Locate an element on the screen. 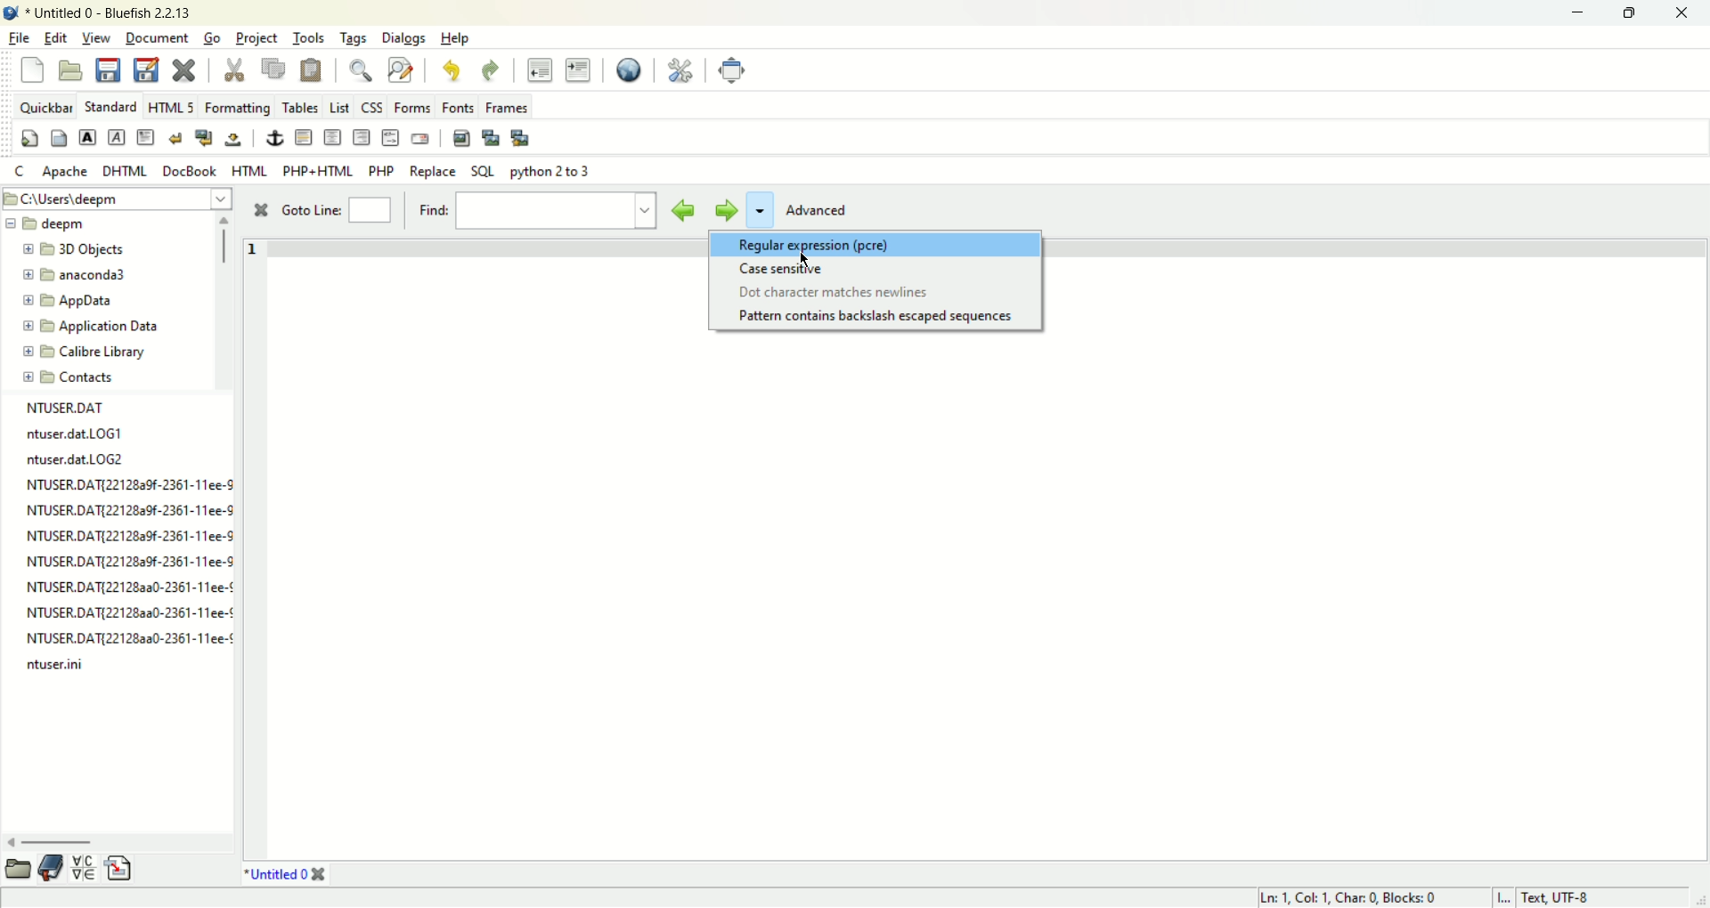  NTUSER.DAT{2212829f-2361-11ee-9 is located at coordinates (132, 485).